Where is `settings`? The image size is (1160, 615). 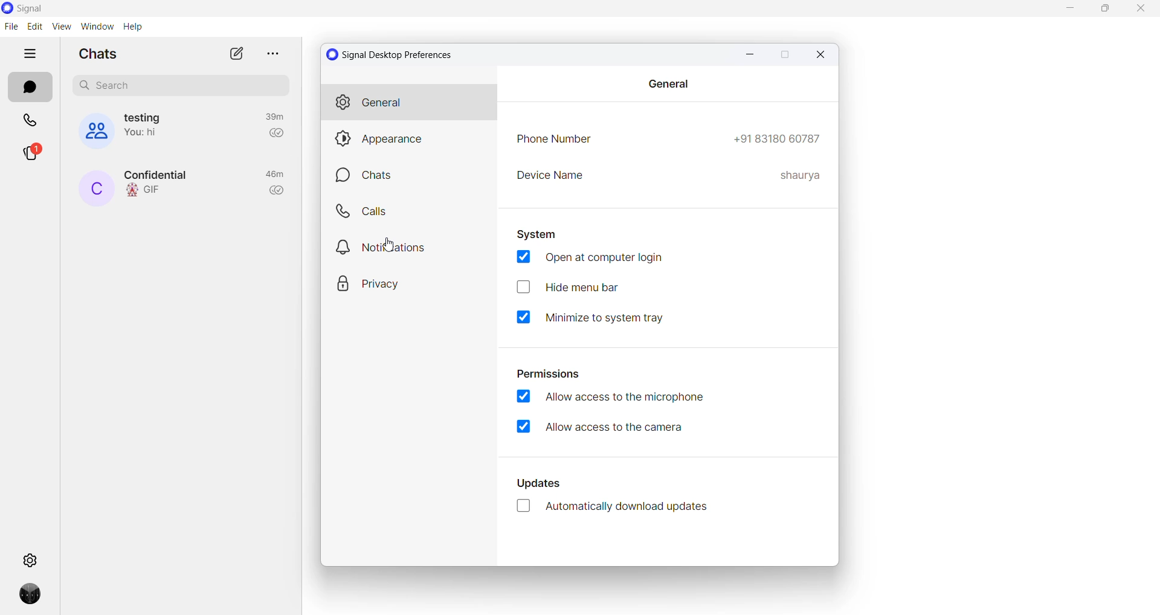
settings is located at coordinates (30, 559).